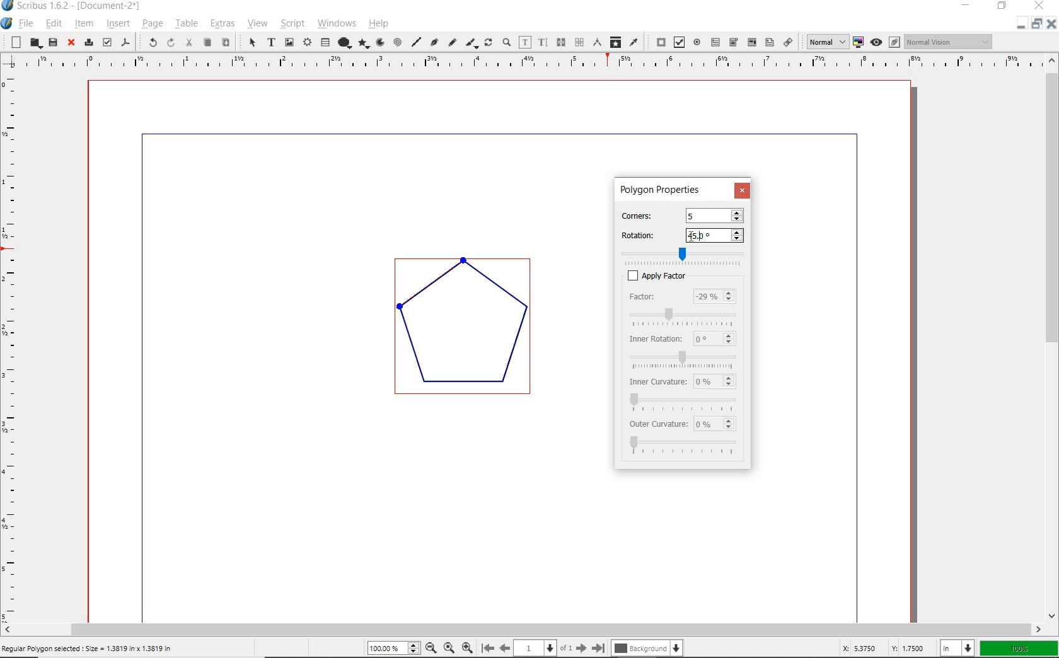 This screenshot has width=1059, height=658. Describe the element at coordinates (1050, 23) in the screenshot. I see `close document` at that location.